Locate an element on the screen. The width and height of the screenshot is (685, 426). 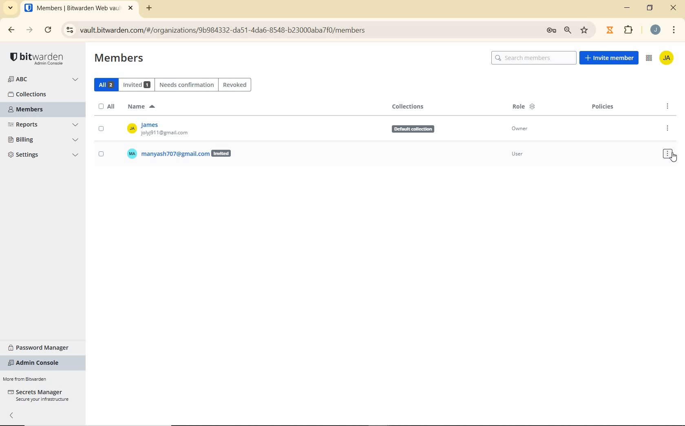
ADDRESS BAR is located at coordinates (327, 29).